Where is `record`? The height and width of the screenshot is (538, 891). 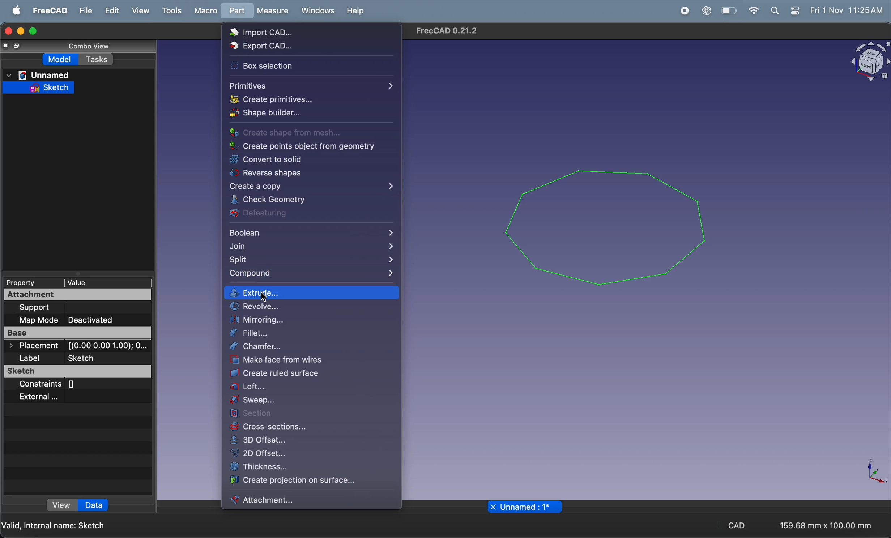 record is located at coordinates (682, 11).